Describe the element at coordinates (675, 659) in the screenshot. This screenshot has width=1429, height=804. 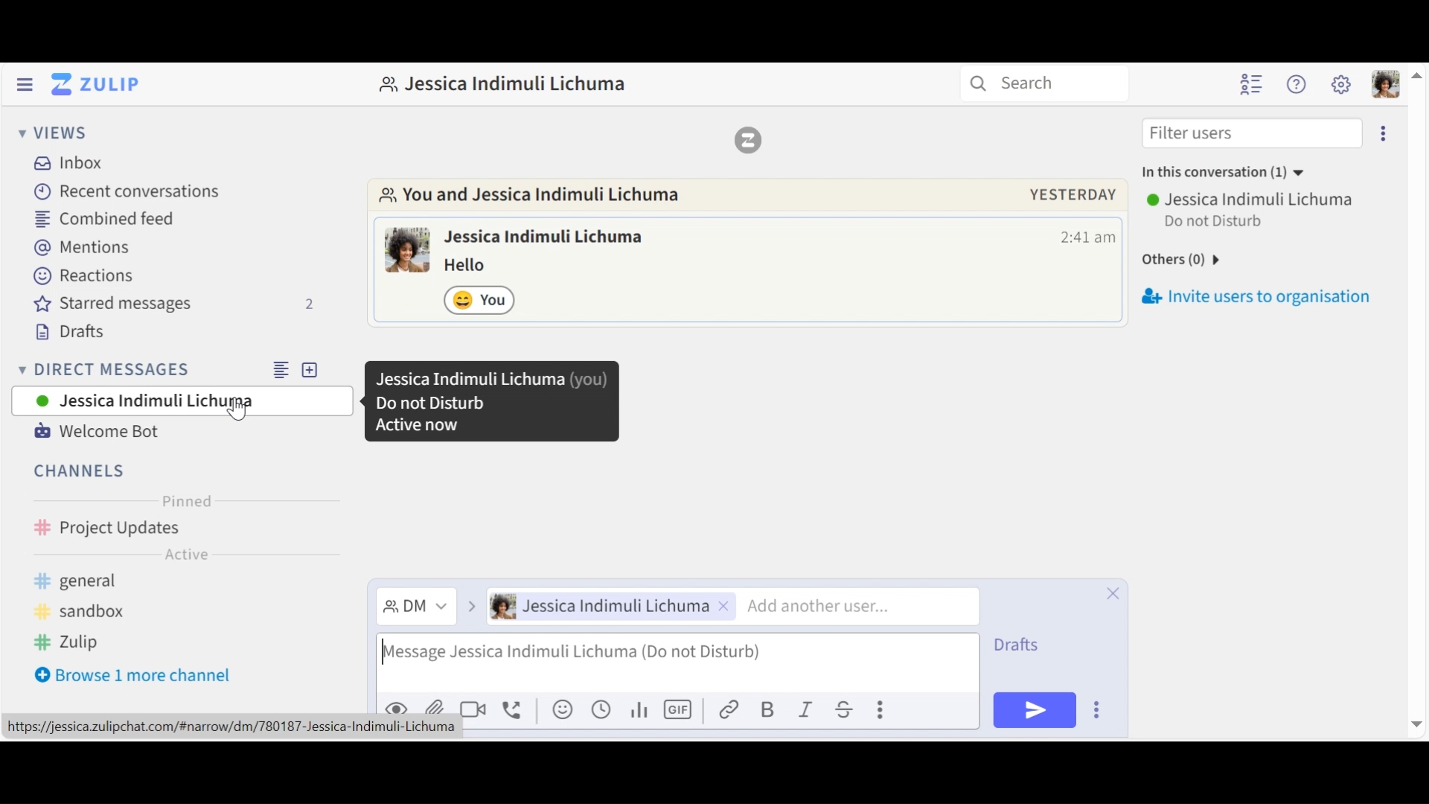
I see `Compose message` at that location.